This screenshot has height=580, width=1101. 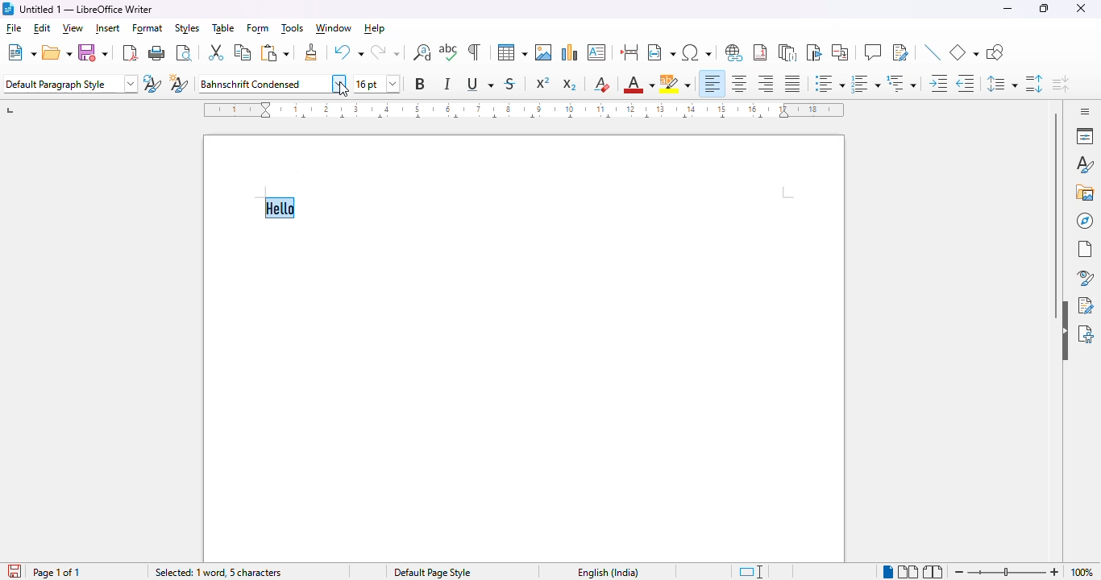 What do you see at coordinates (449, 83) in the screenshot?
I see `italic` at bounding box center [449, 83].